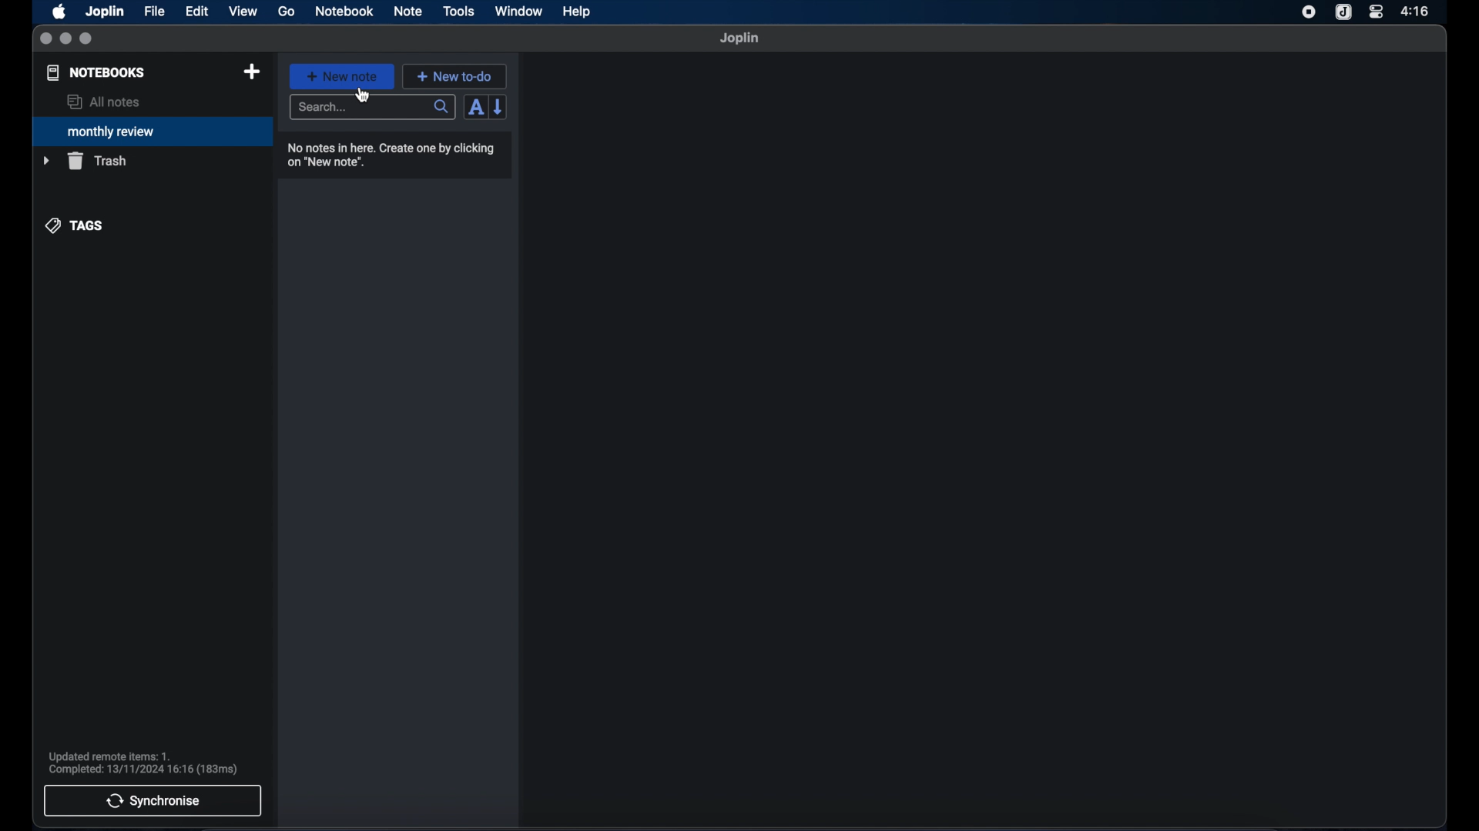 This screenshot has height=831, width=1479. Describe the element at coordinates (243, 12) in the screenshot. I see `view` at that location.